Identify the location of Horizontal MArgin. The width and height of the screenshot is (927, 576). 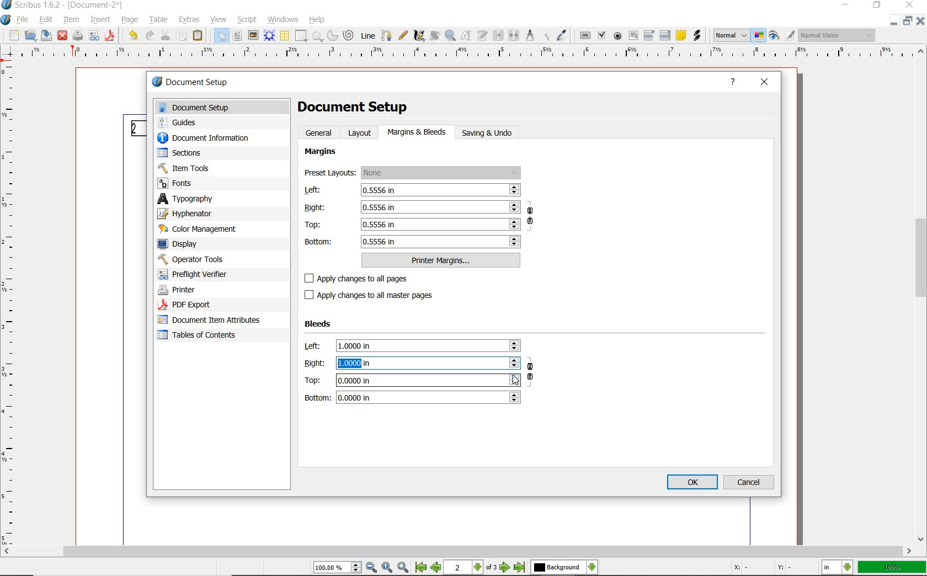
(460, 55).